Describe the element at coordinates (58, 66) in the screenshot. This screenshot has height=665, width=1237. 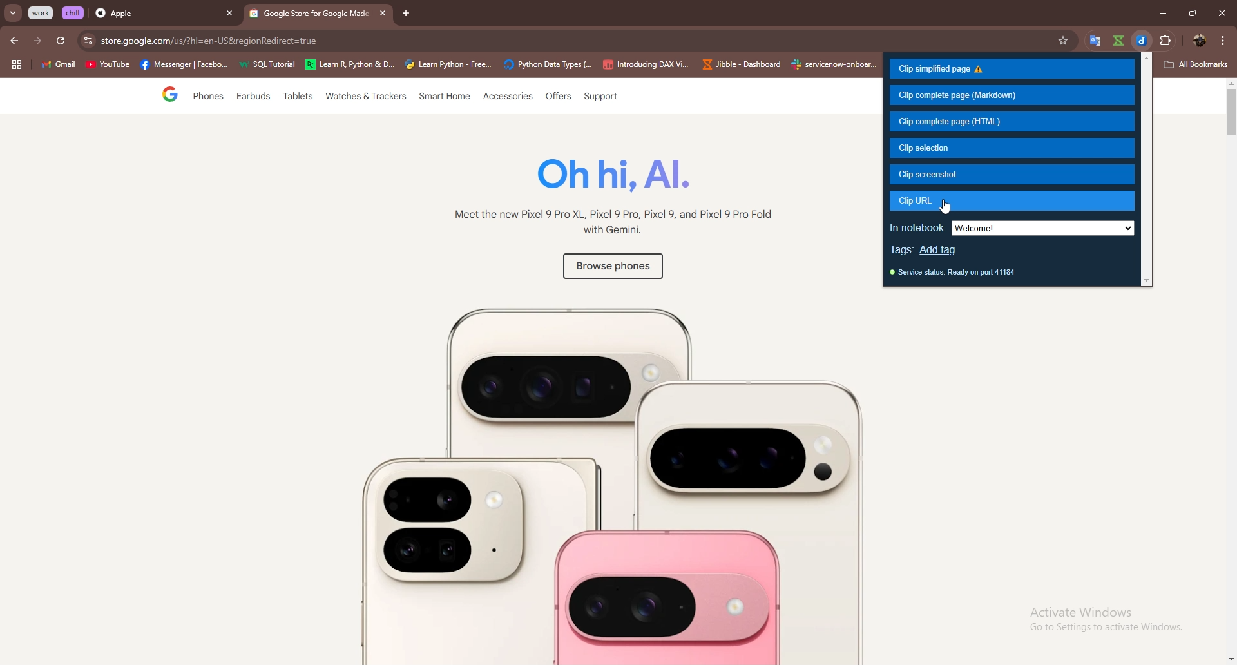
I see `gmail` at that location.